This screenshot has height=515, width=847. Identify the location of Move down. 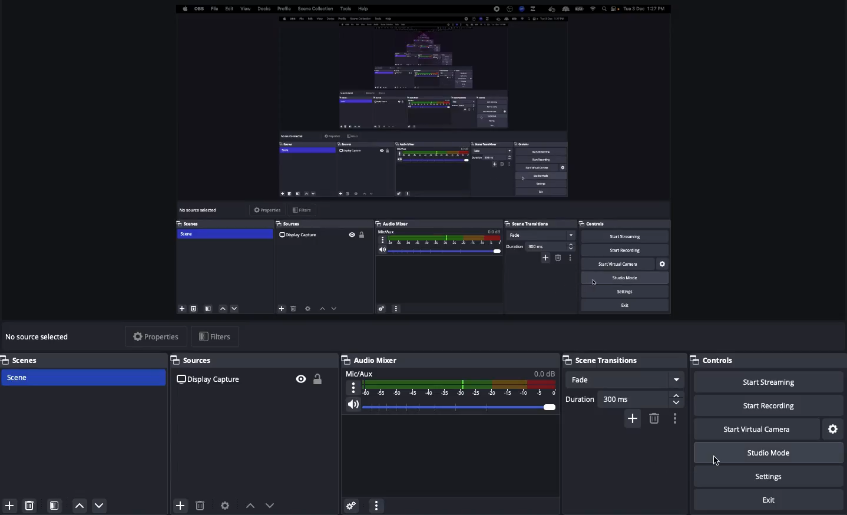
(272, 505).